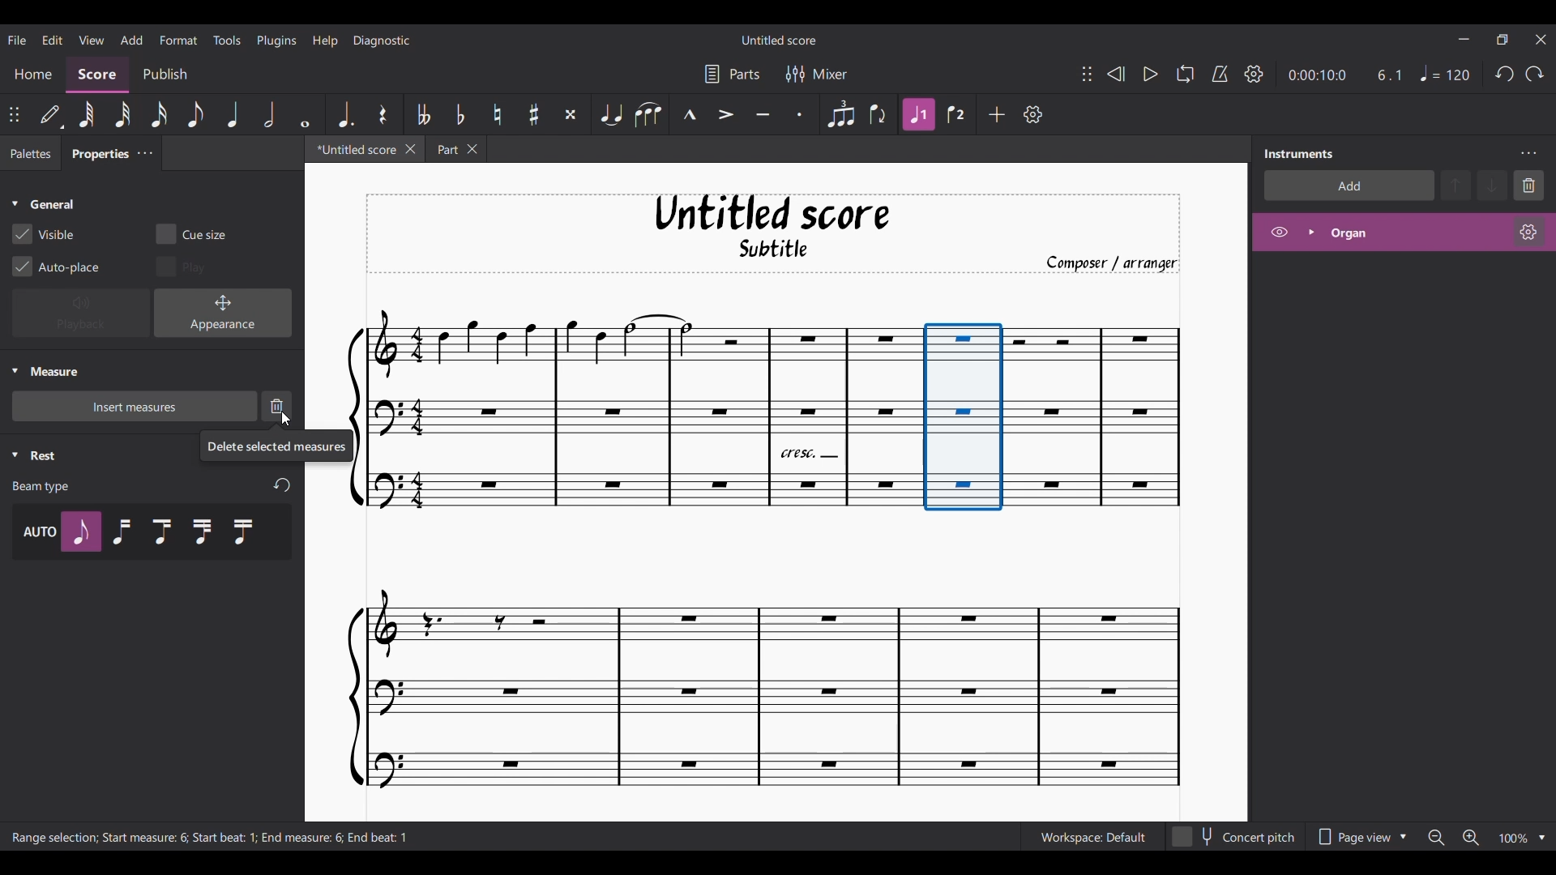 The width and height of the screenshot is (1556, 875). What do you see at coordinates (1541, 839) in the screenshot?
I see `Zoom options` at bounding box center [1541, 839].